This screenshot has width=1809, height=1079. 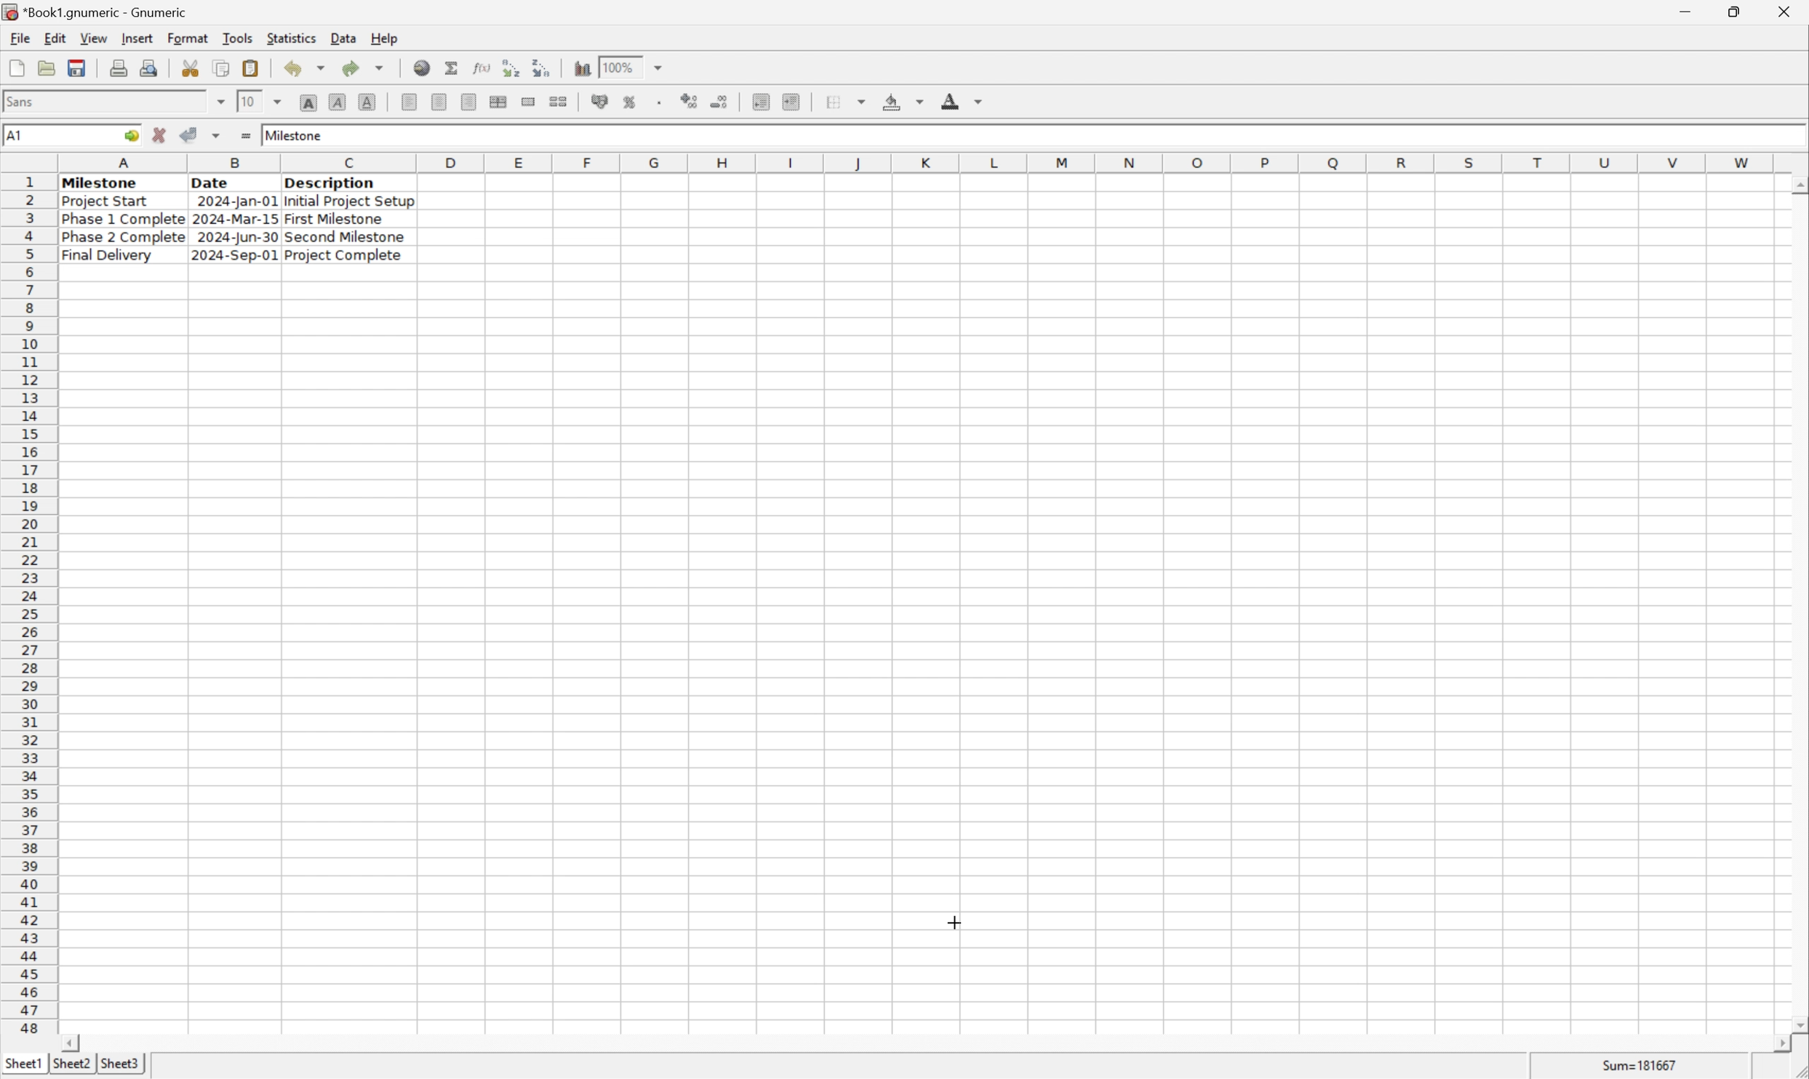 What do you see at coordinates (164, 137) in the screenshot?
I see `cancel changes` at bounding box center [164, 137].